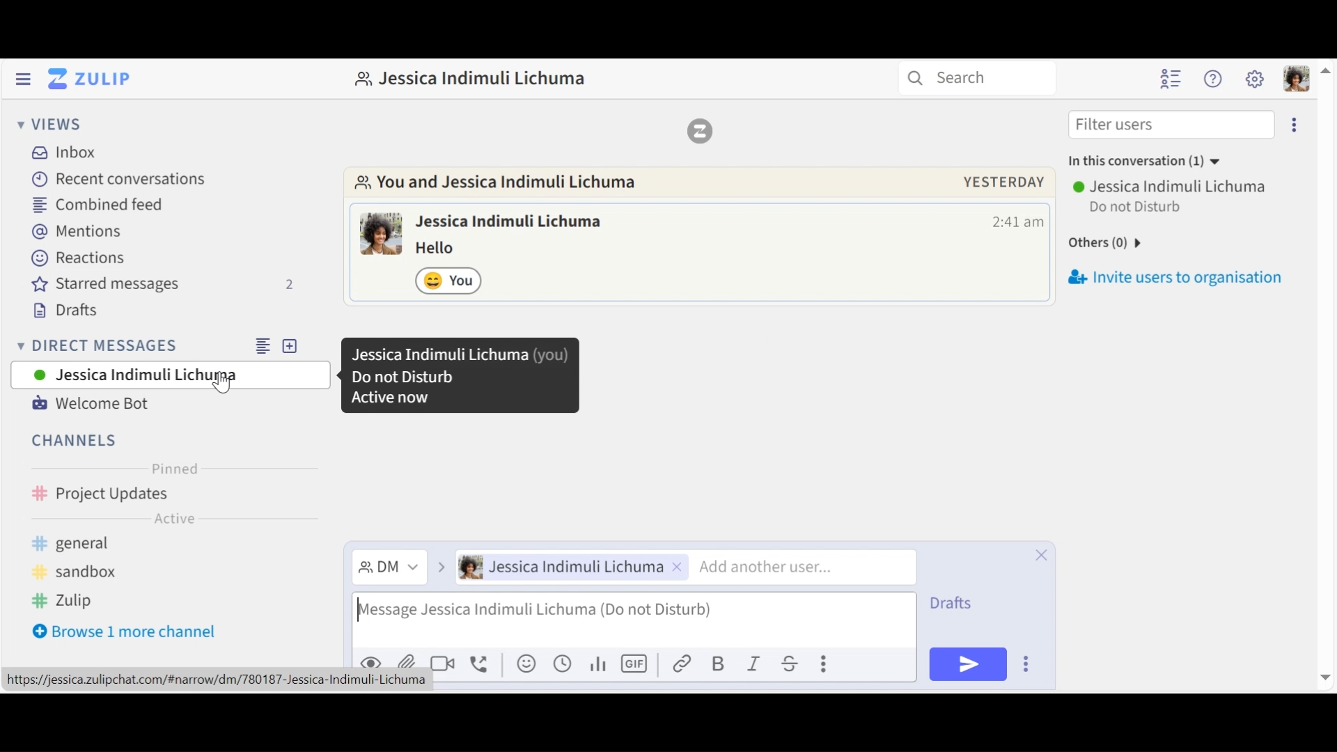 Image resolution: width=1337 pixels, height=752 pixels. What do you see at coordinates (22, 79) in the screenshot?
I see `Hide Left Sidebar` at bounding box center [22, 79].